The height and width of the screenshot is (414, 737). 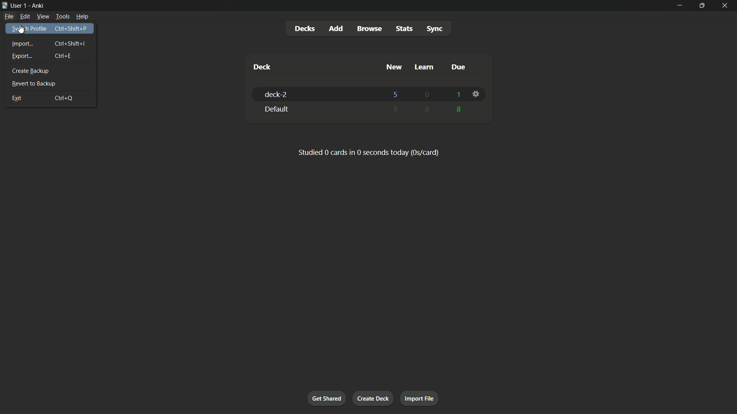 I want to click on Edit, so click(x=25, y=16).